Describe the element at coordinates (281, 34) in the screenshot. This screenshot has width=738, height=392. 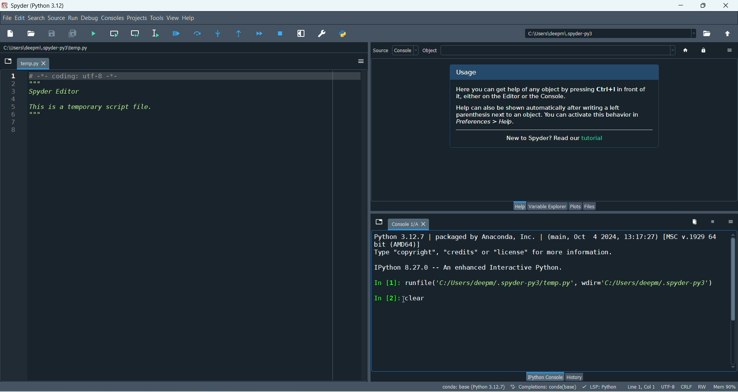
I see `stop debugging` at that location.